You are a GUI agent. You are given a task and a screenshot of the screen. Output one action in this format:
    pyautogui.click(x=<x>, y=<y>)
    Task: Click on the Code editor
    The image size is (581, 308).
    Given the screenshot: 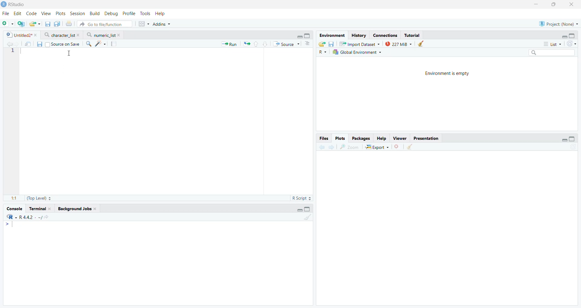 What is the action you would take?
    pyautogui.click(x=141, y=120)
    